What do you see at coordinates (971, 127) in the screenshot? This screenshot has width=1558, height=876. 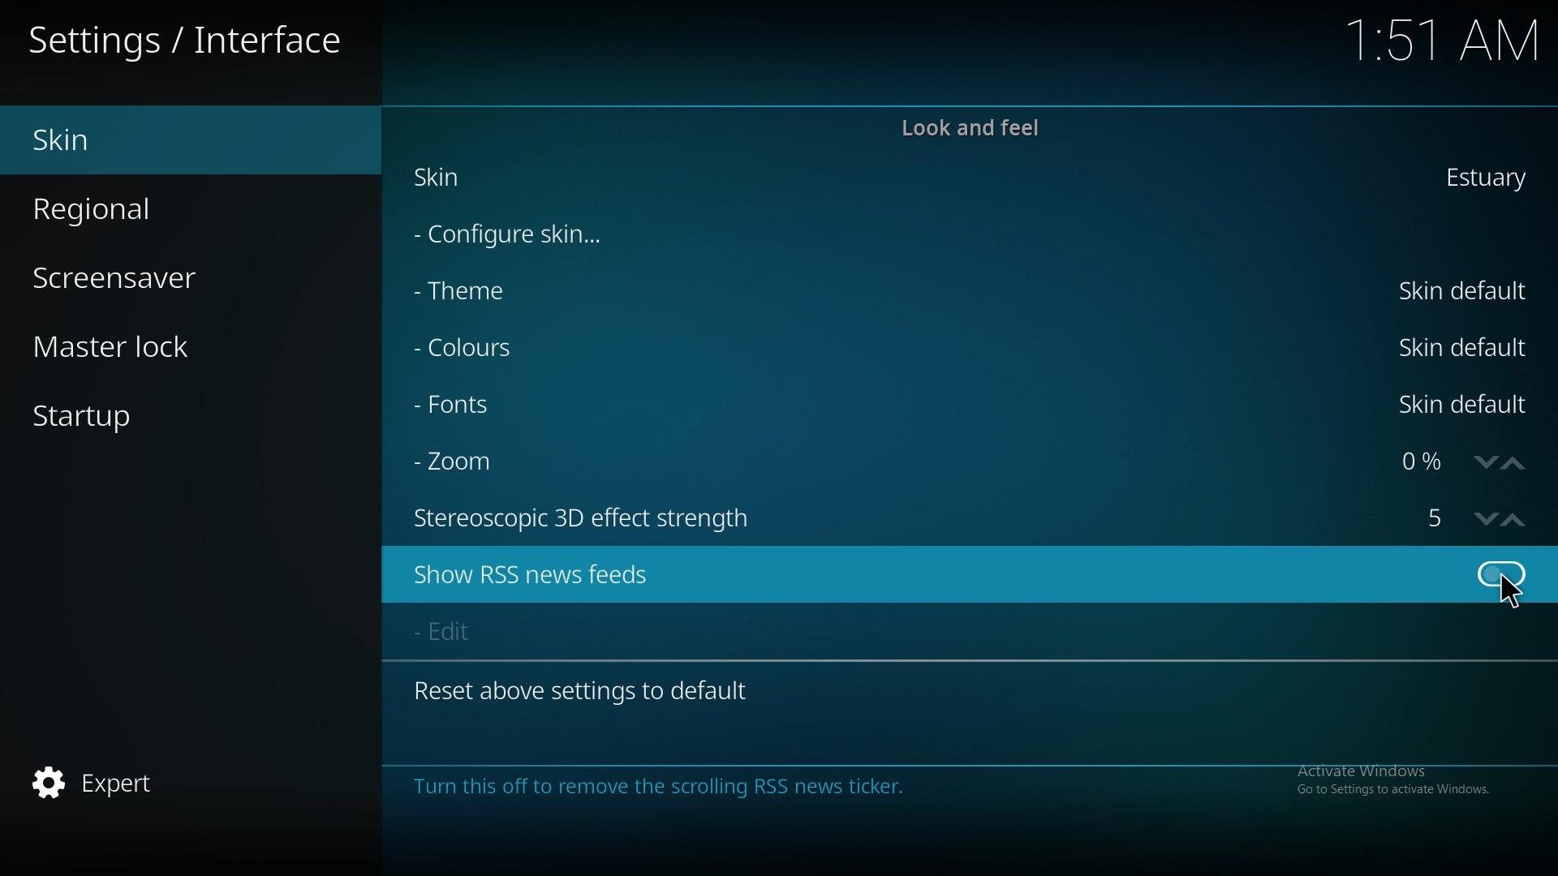 I see `look and feel` at bounding box center [971, 127].